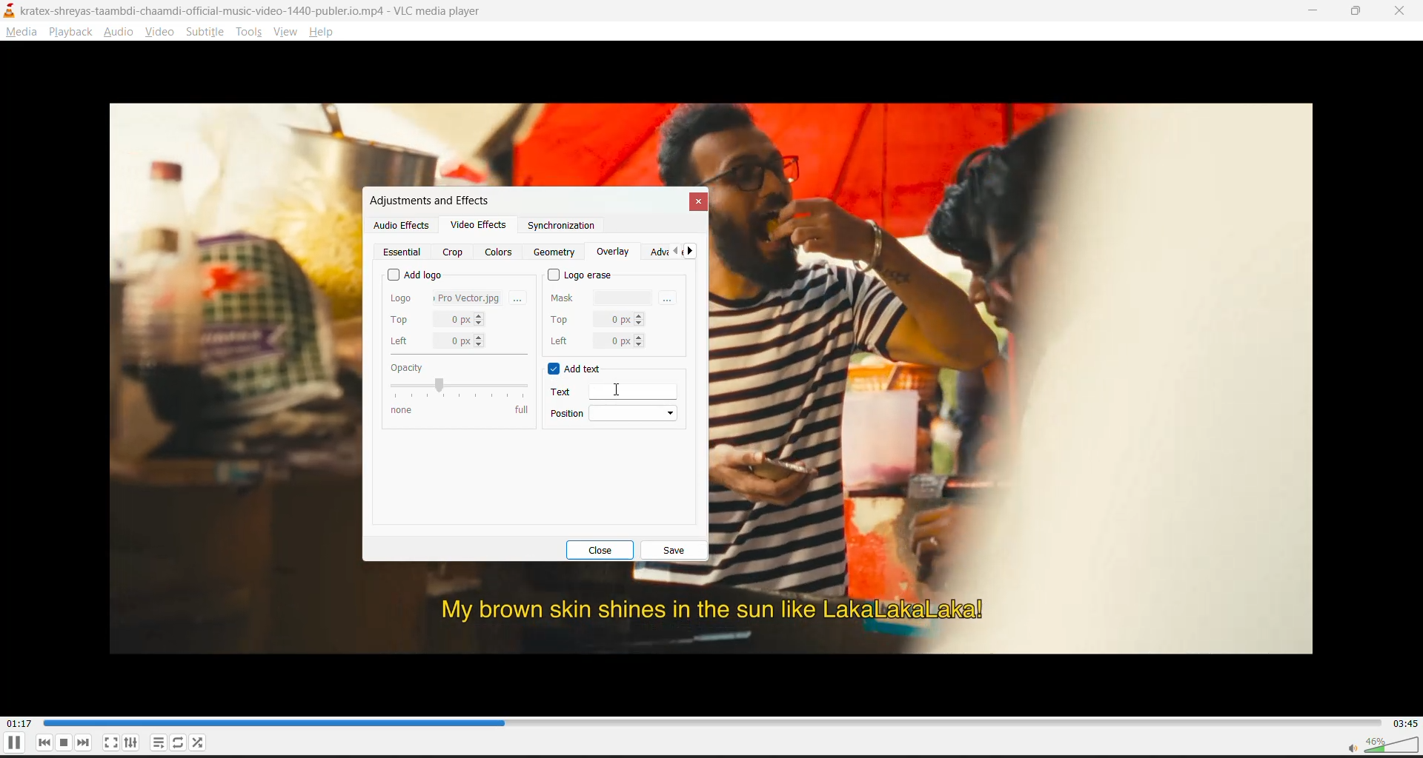 The width and height of the screenshot is (1423, 758). What do you see at coordinates (70, 32) in the screenshot?
I see `playback` at bounding box center [70, 32].